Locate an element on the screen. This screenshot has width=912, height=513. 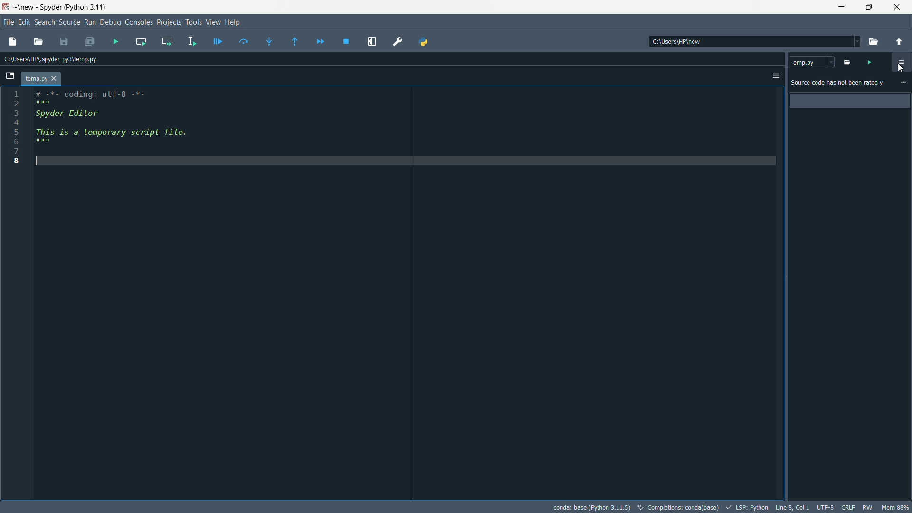
file eol status is located at coordinates (850, 507).